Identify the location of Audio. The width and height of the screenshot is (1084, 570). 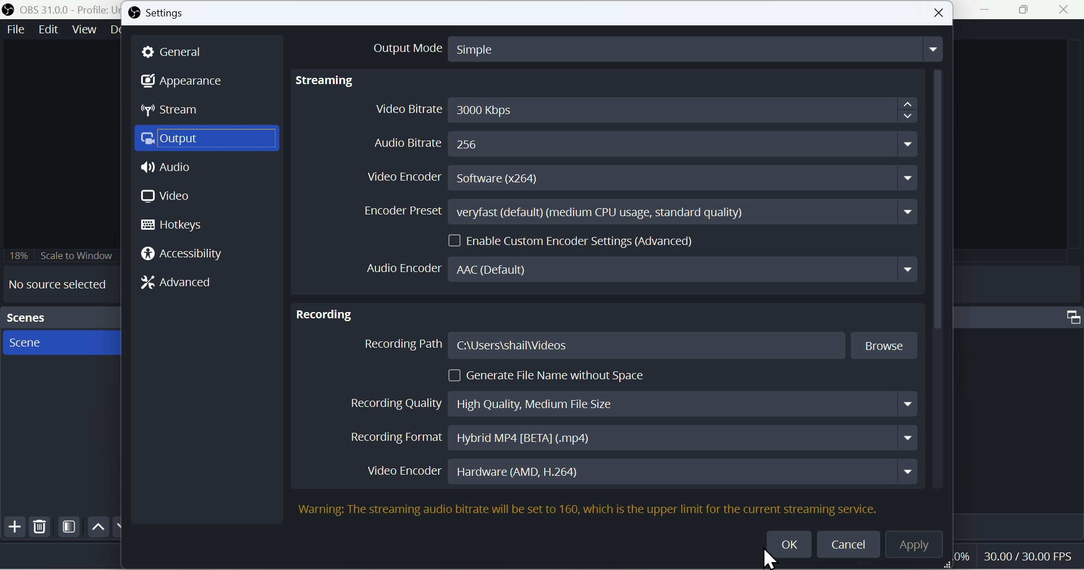
(168, 170).